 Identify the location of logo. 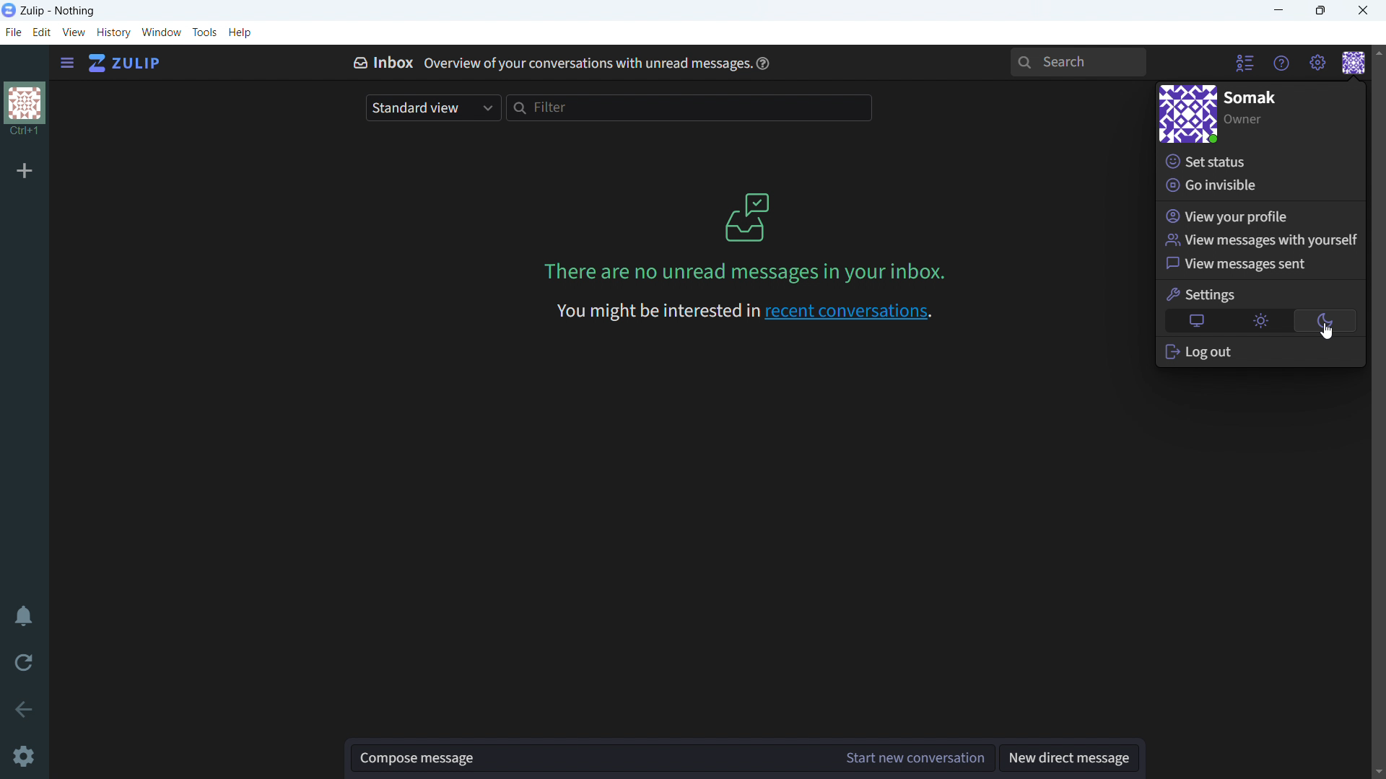
(9, 11).